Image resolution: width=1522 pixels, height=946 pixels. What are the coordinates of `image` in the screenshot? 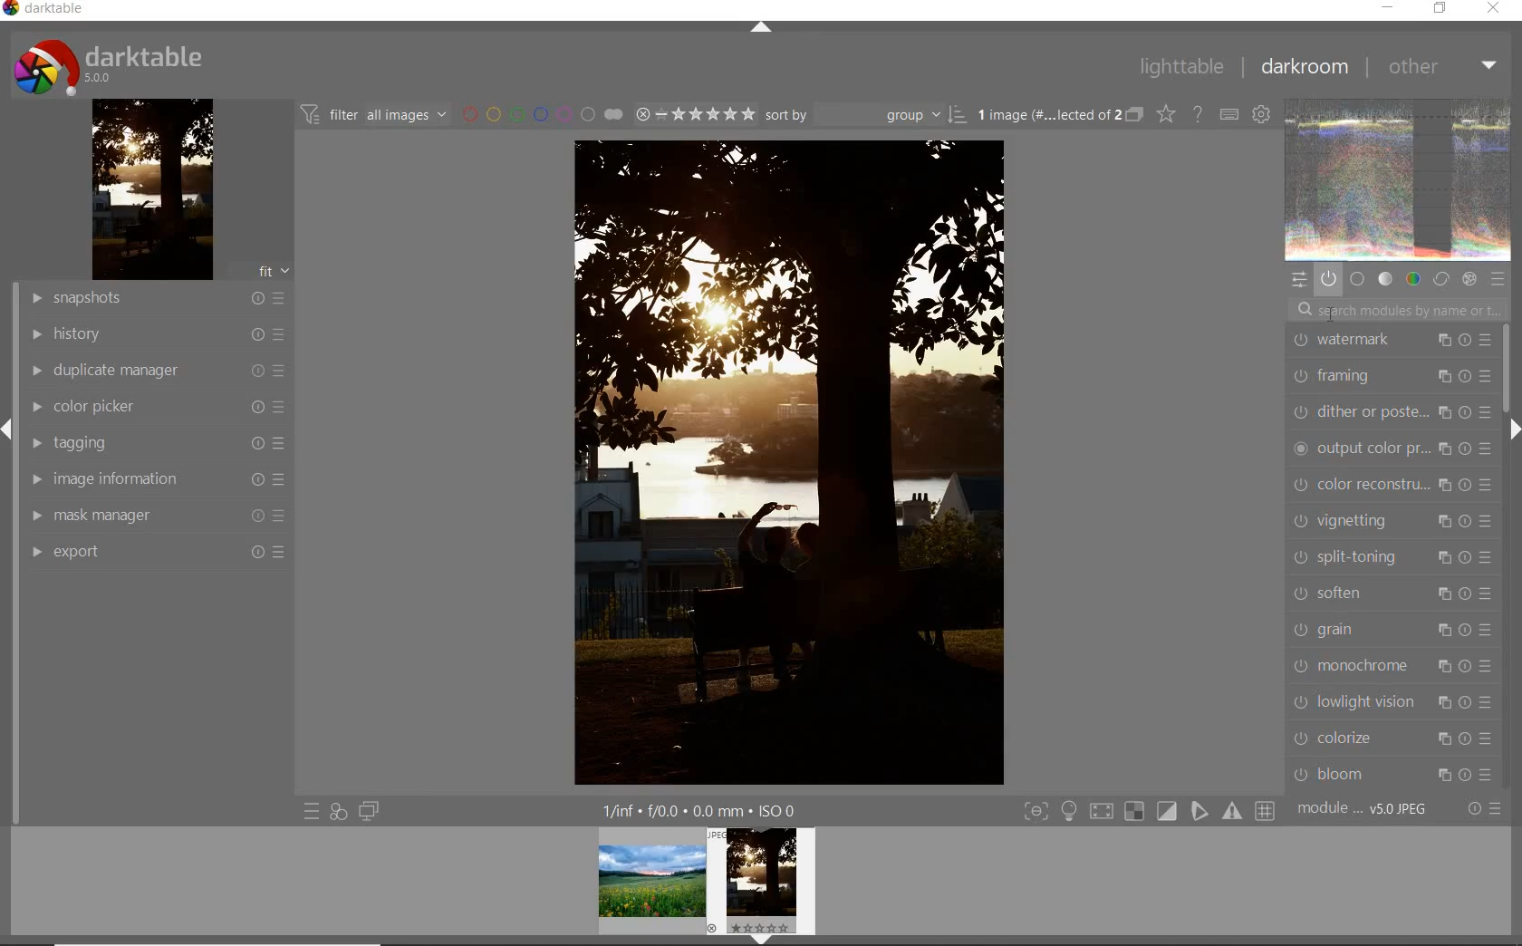 It's located at (1399, 182).